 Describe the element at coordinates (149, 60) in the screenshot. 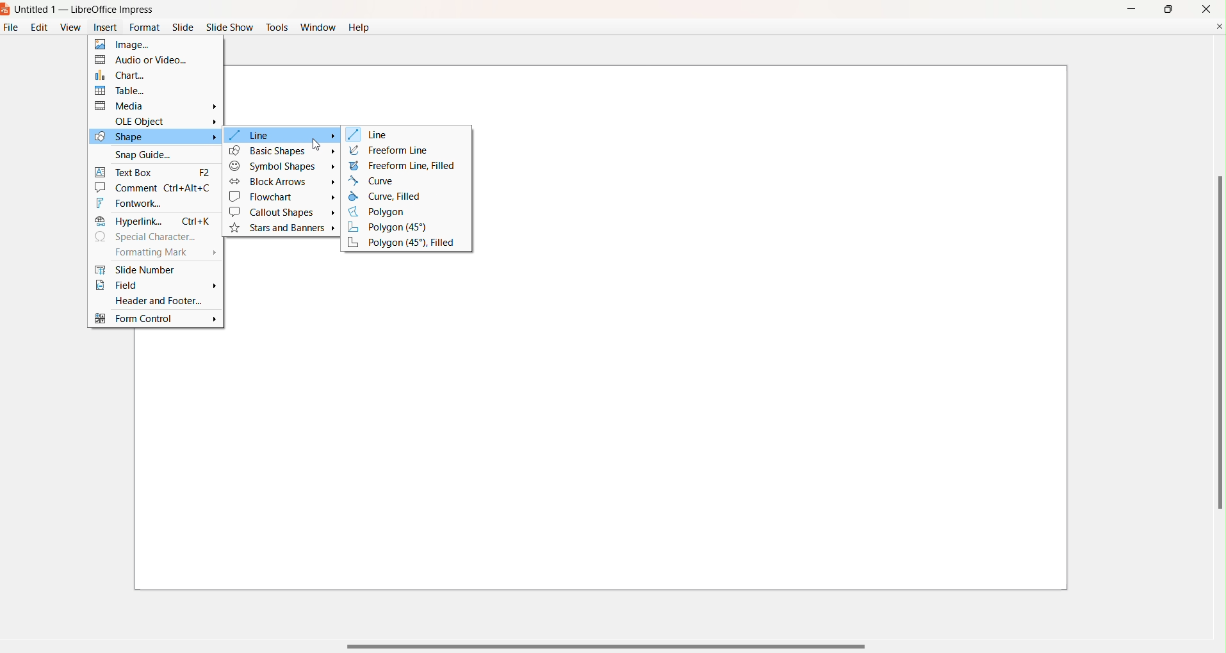

I see `Audio or Video` at that location.